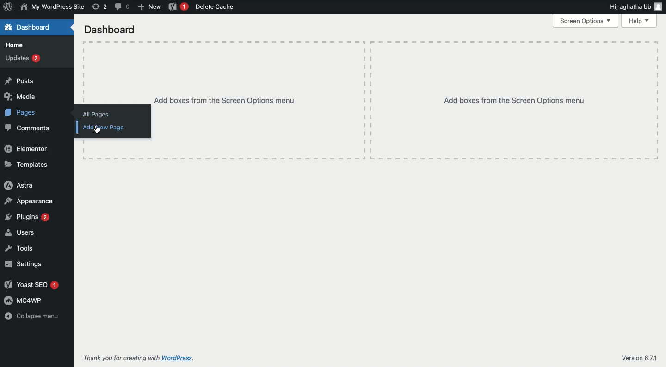  I want to click on Comments, so click(27, 128).